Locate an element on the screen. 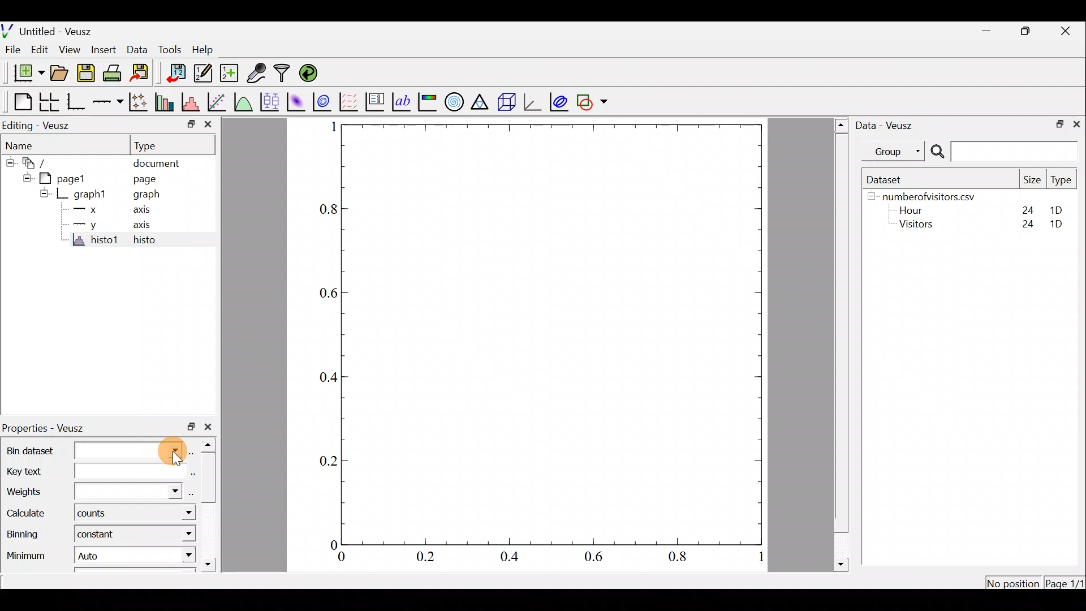  Tools is located at coordinates (173, 50).